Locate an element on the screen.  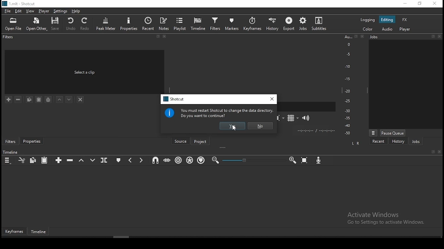
move up is located at coordinates (70, 100).